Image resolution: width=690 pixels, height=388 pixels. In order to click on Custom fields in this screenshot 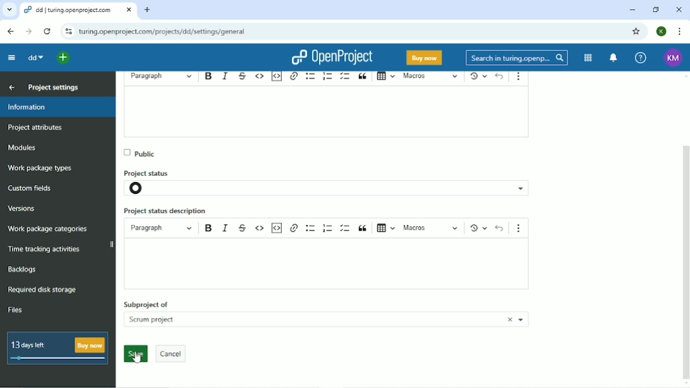, I will do `click(32, 189)`.